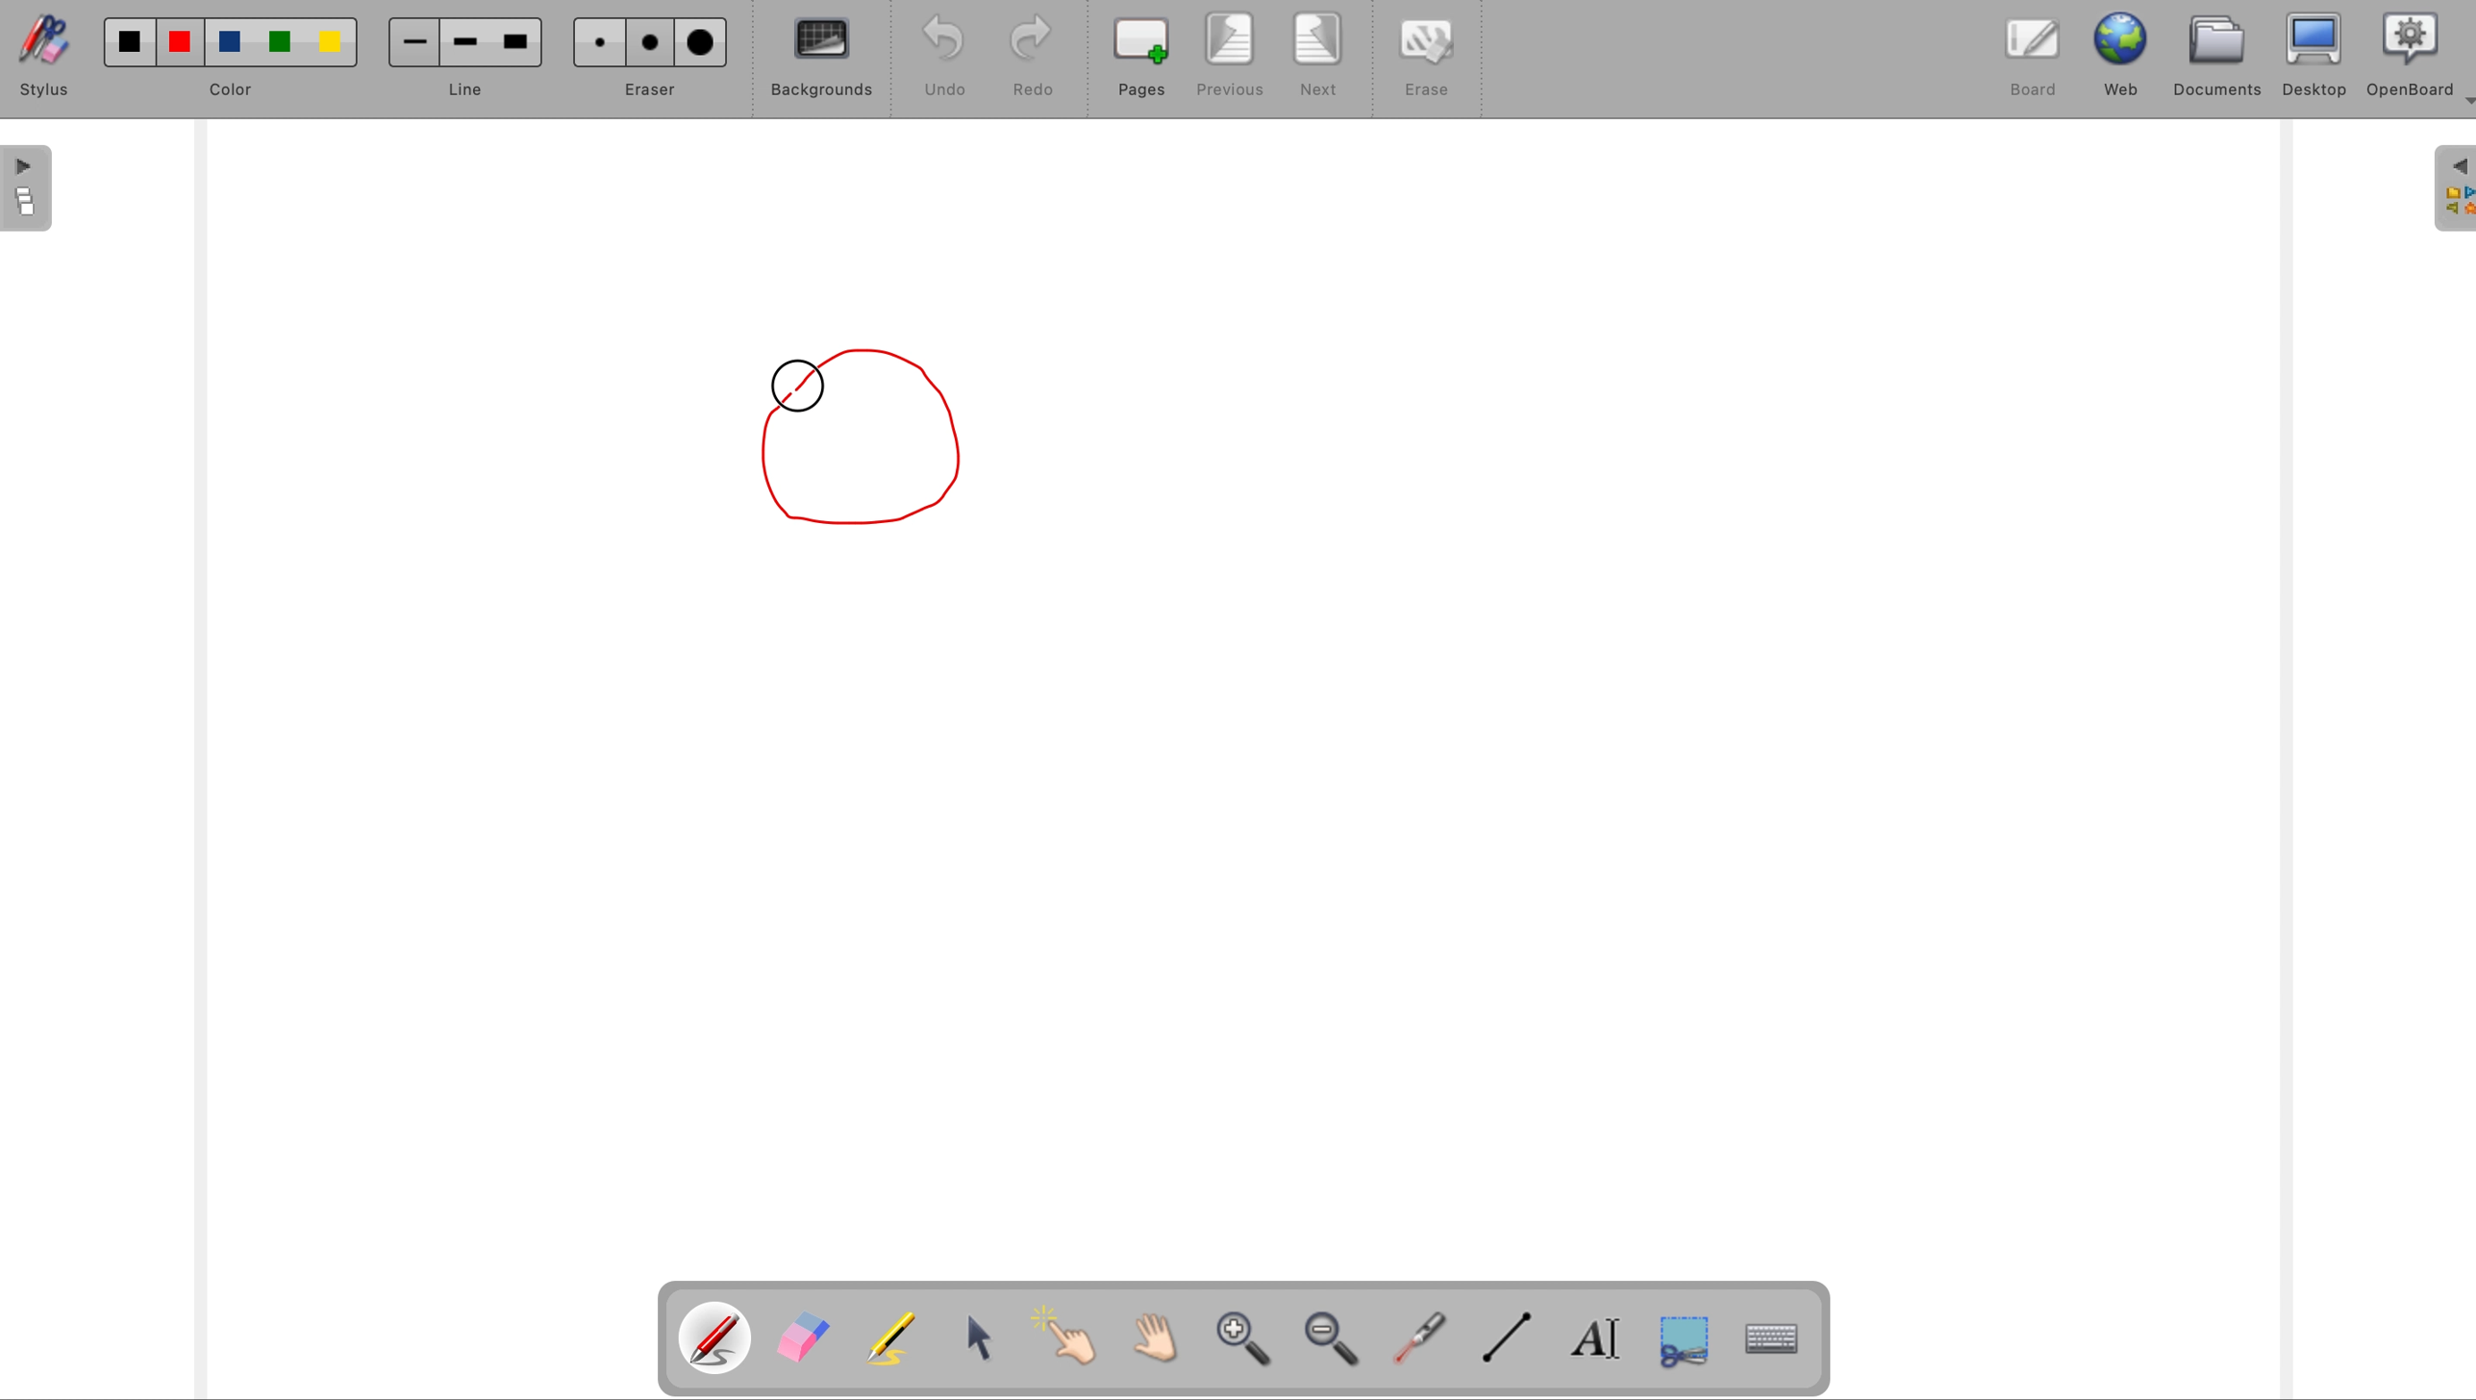 This screenshot has width=2476, height=1400. I want to click on zoom in, so click(1243, 1343).